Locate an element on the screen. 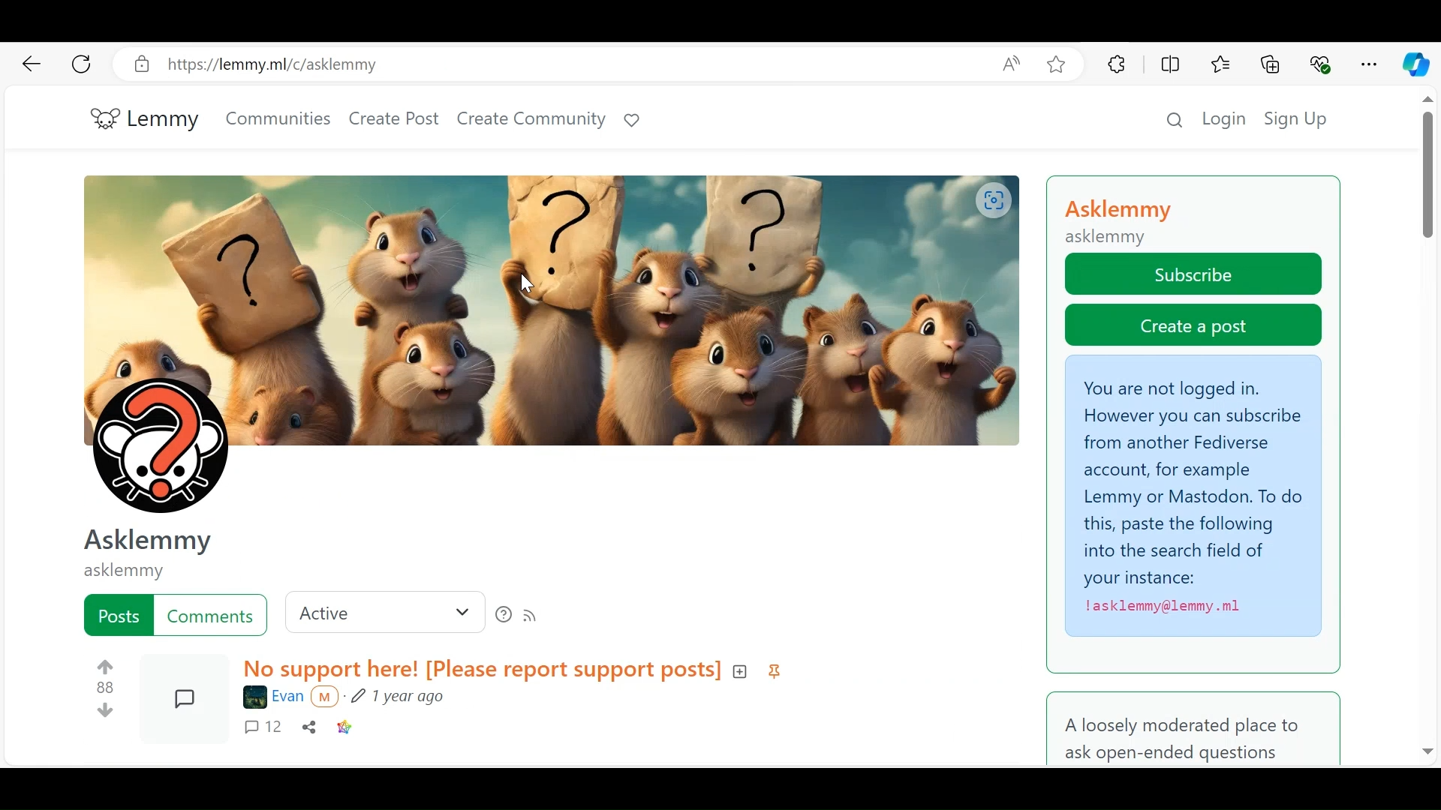  cursor is located at coordinates (528, 287).